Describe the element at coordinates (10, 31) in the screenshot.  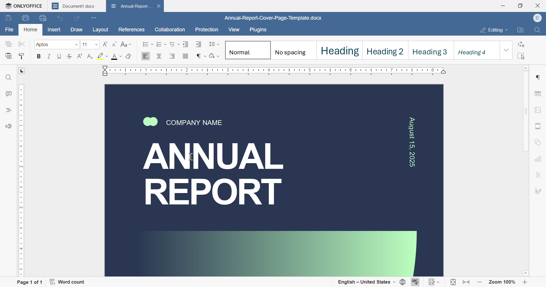
I see `file` at that location.